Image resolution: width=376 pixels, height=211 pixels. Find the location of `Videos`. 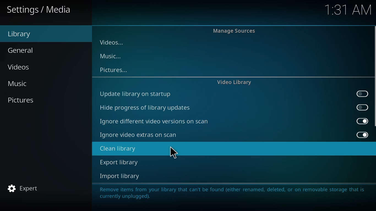

Videos is located at coordinates (18, 67).